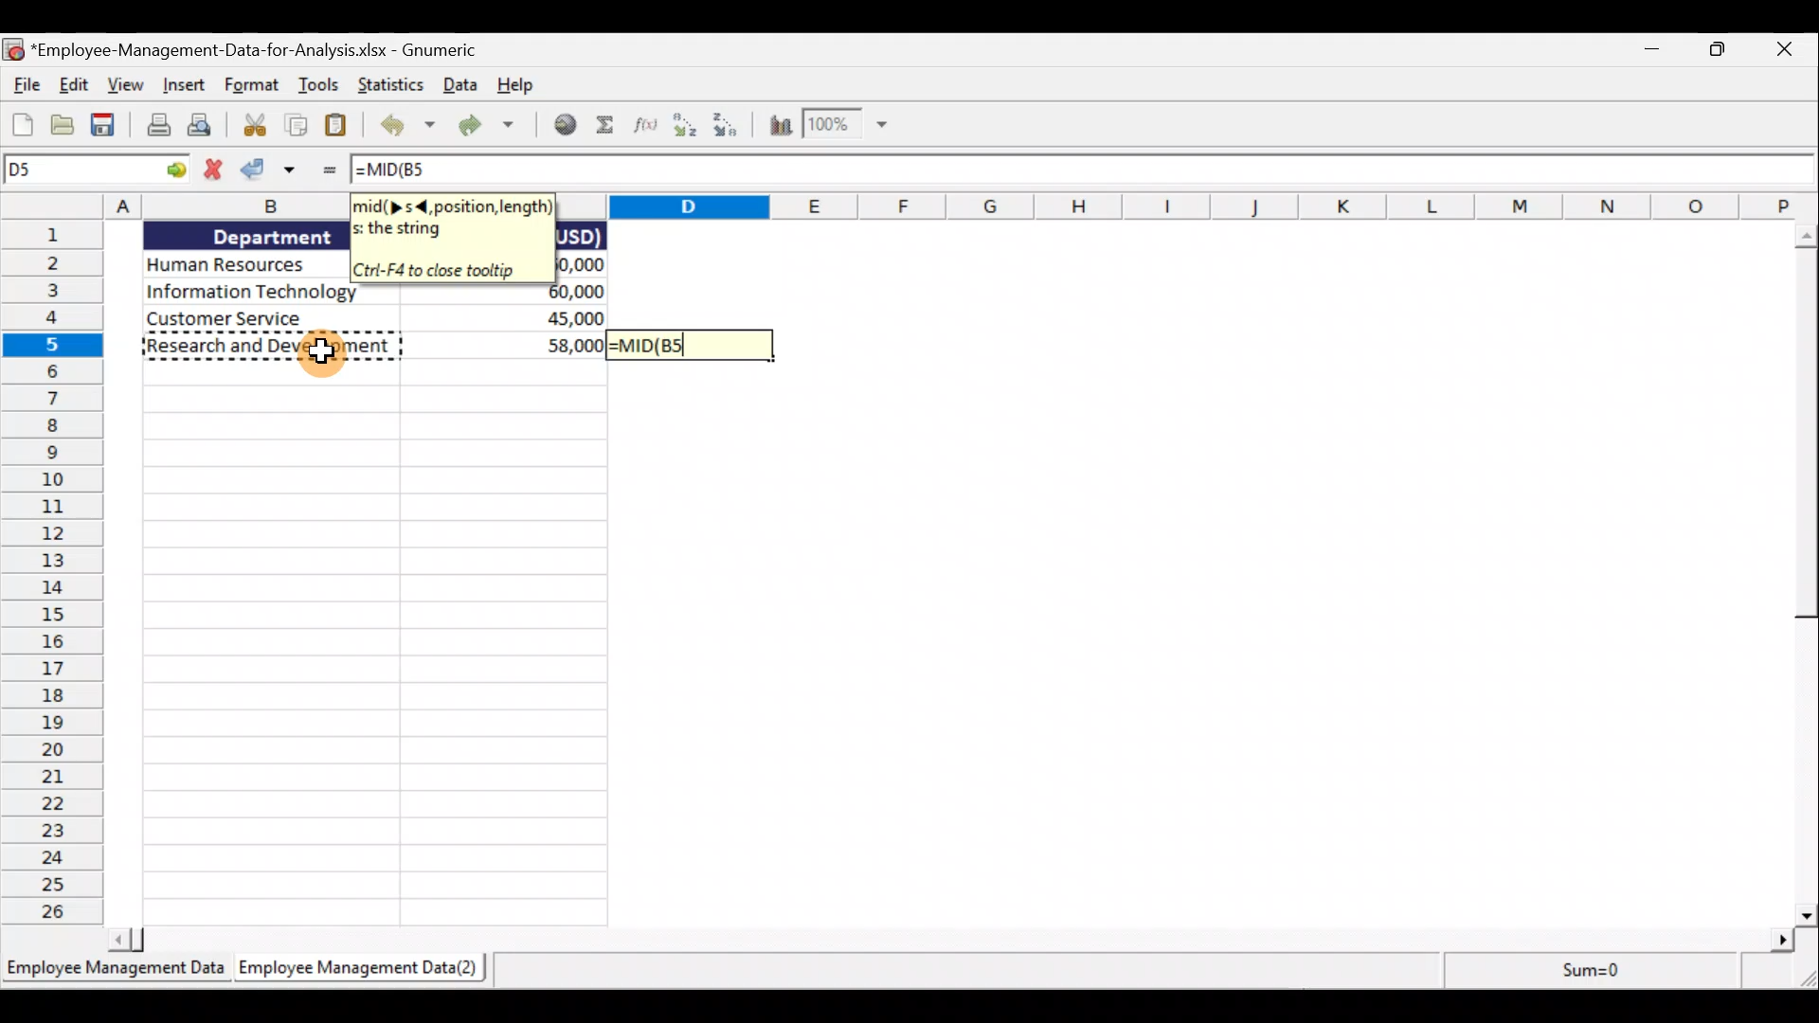 This screenshot has width=1819, height=1023. What do you see at coordinates (253, 127) in the screenshot?
I see `Cut selection` at bounding box center [253, 127].